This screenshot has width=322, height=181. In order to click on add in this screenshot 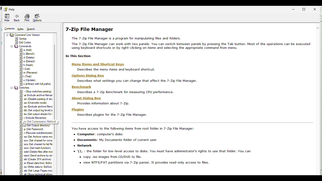, I will do `click(25, 50)`.